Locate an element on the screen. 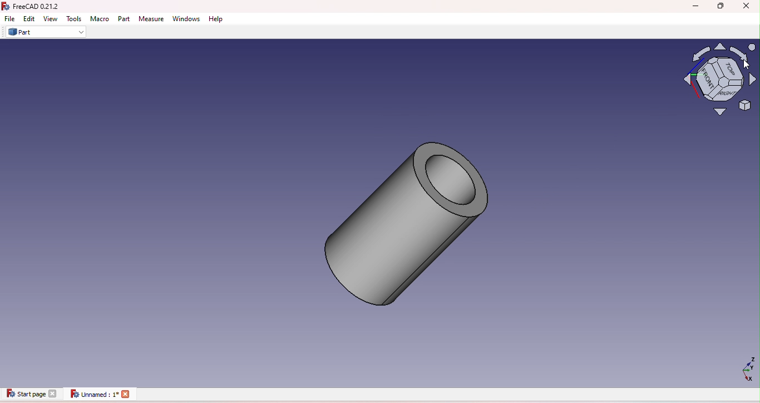 Image resolution: width=760 pixels, height=403 pixels. Tools is located at coordinates (73, 19).